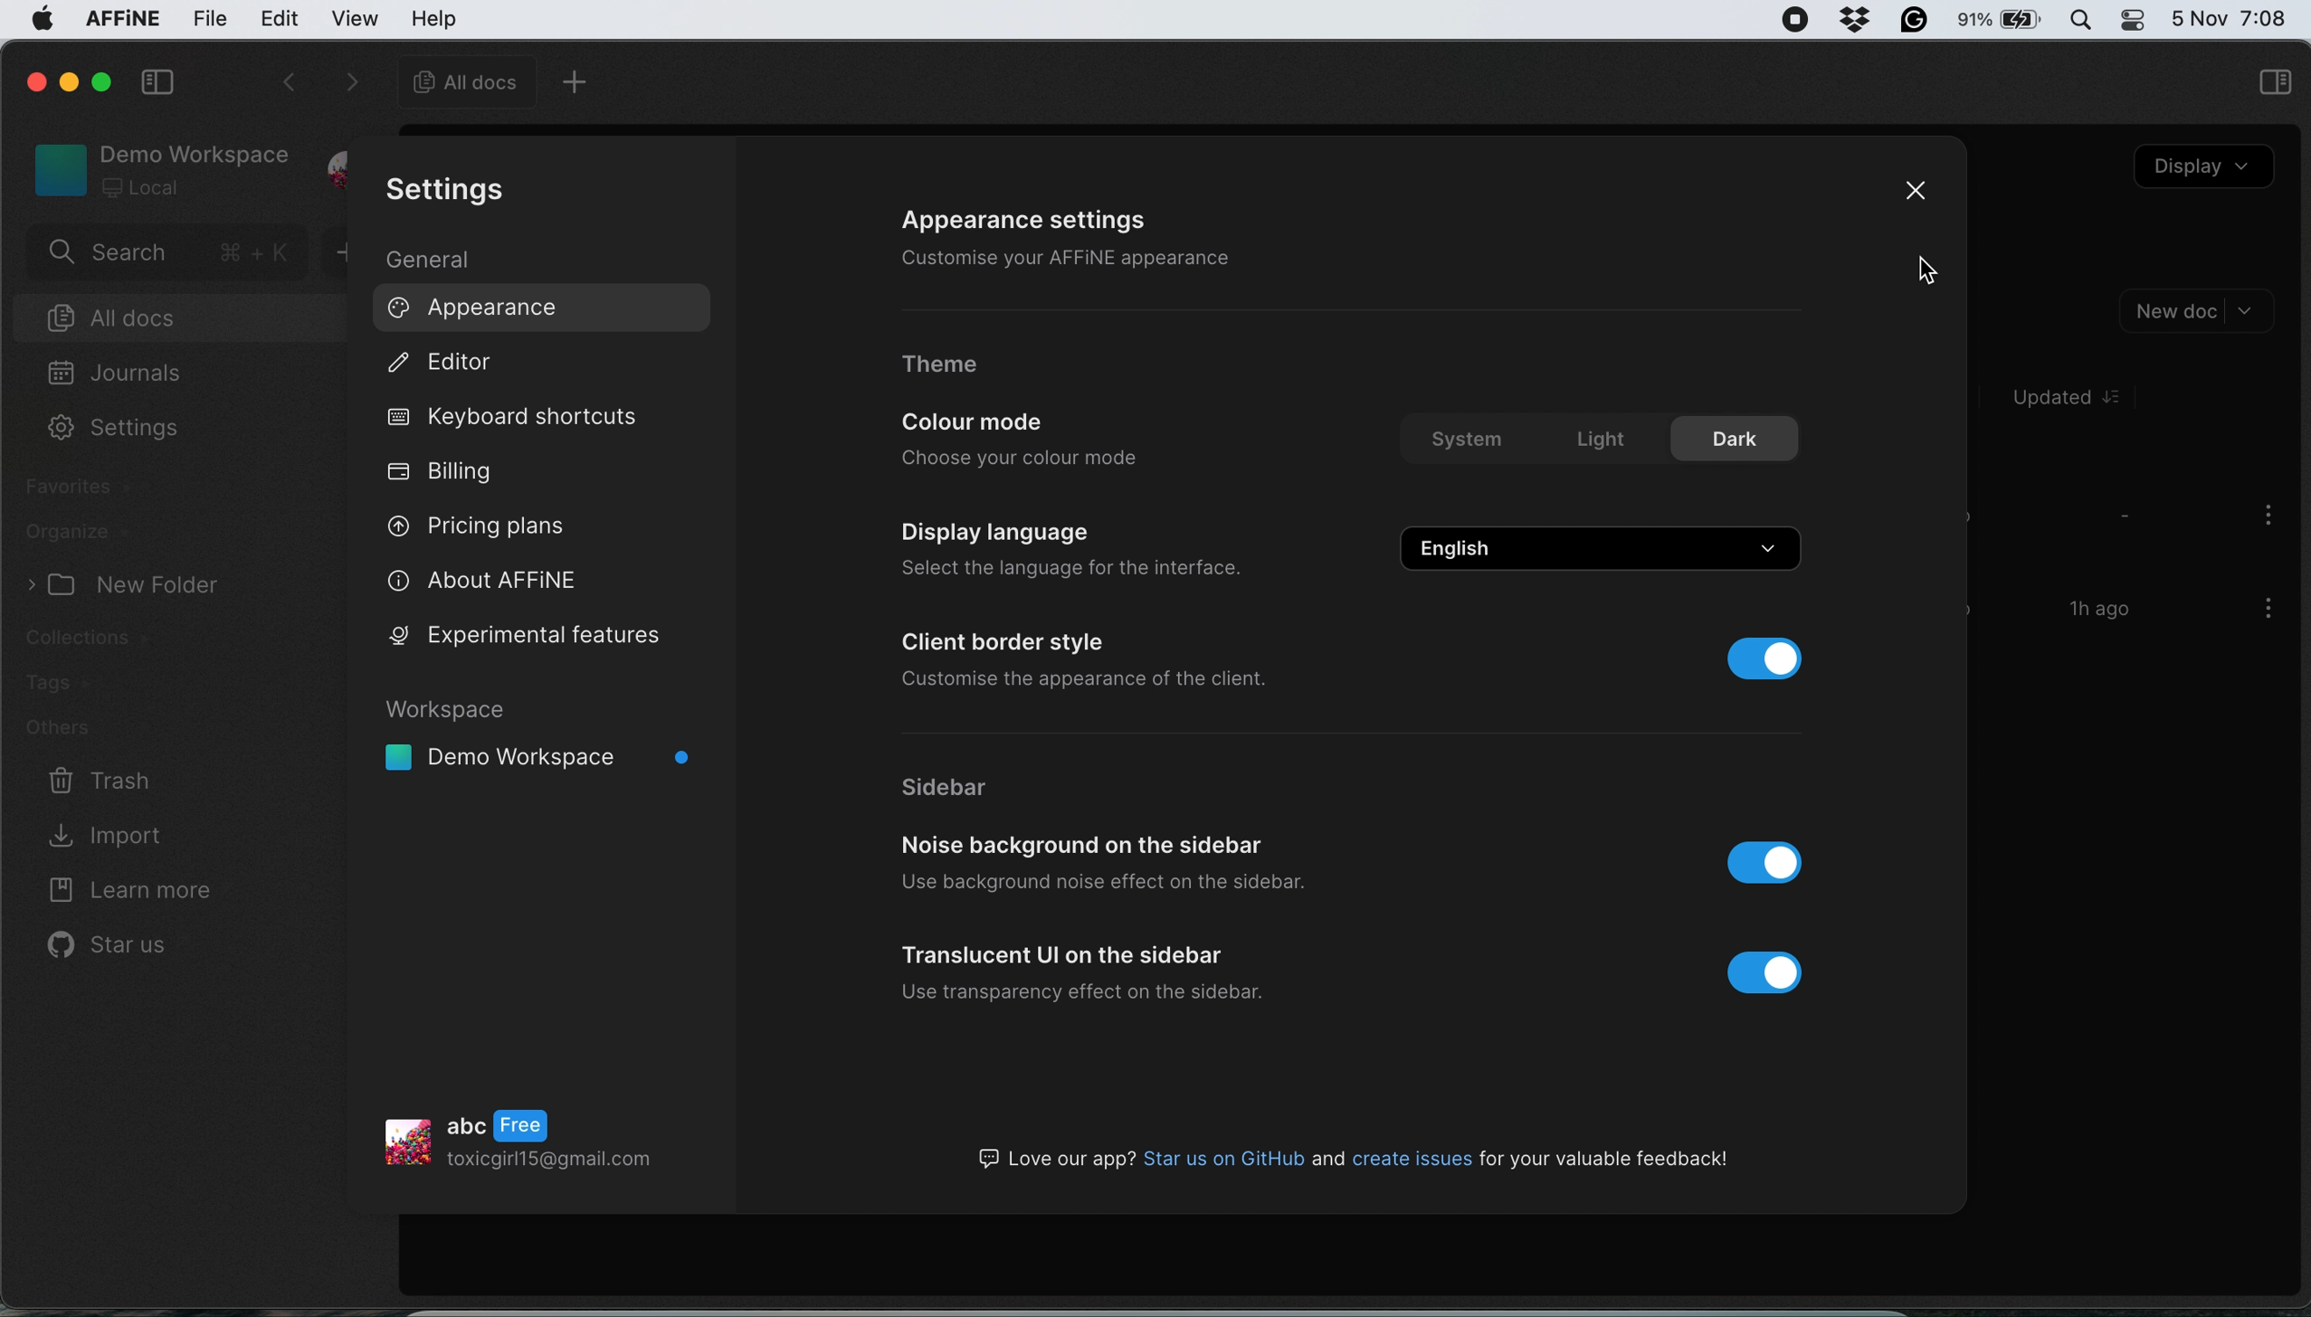  What do you see at coordinates (467, 84) in the screenshot?
I see `all docs` at bounding box center [467, 84].